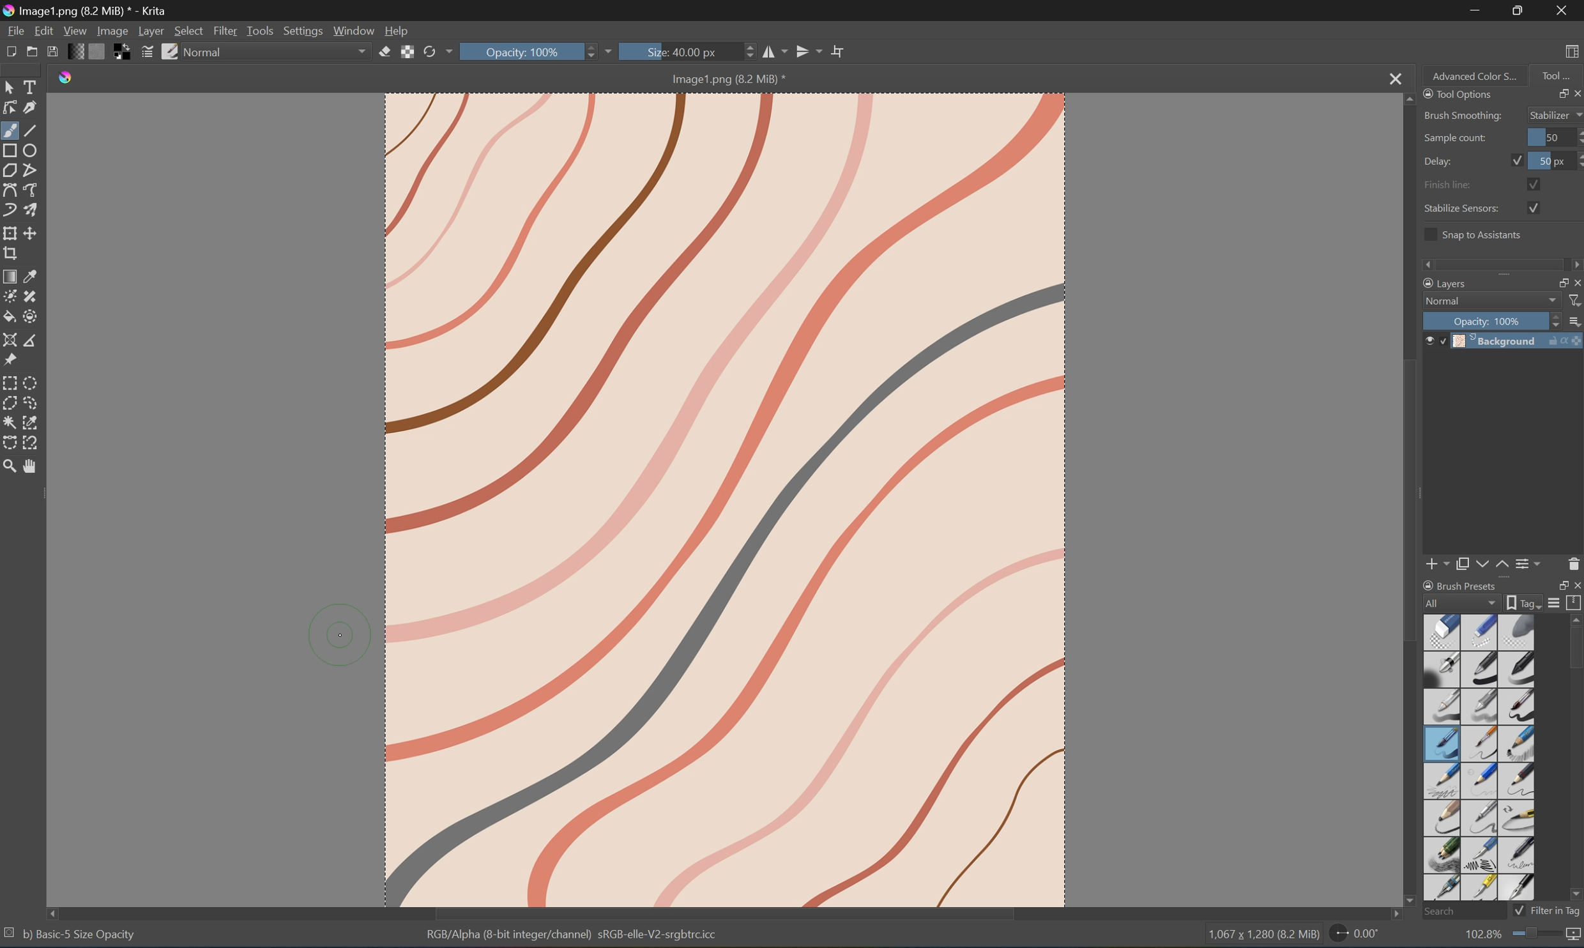 The height and width of the screenshot is (948, 1584). I want to click on Wrap Around, so click(841, 50).